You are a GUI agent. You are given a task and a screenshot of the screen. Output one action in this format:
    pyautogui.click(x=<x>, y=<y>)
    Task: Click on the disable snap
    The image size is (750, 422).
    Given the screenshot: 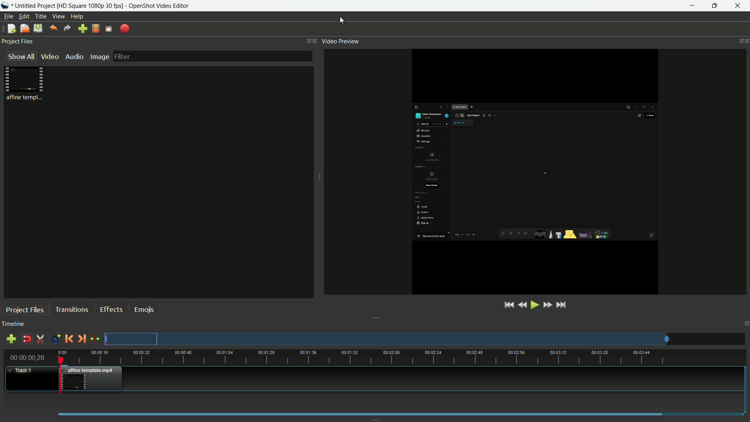 What is the action you would take?
    pyautogui.click(x=27, y=339)
    